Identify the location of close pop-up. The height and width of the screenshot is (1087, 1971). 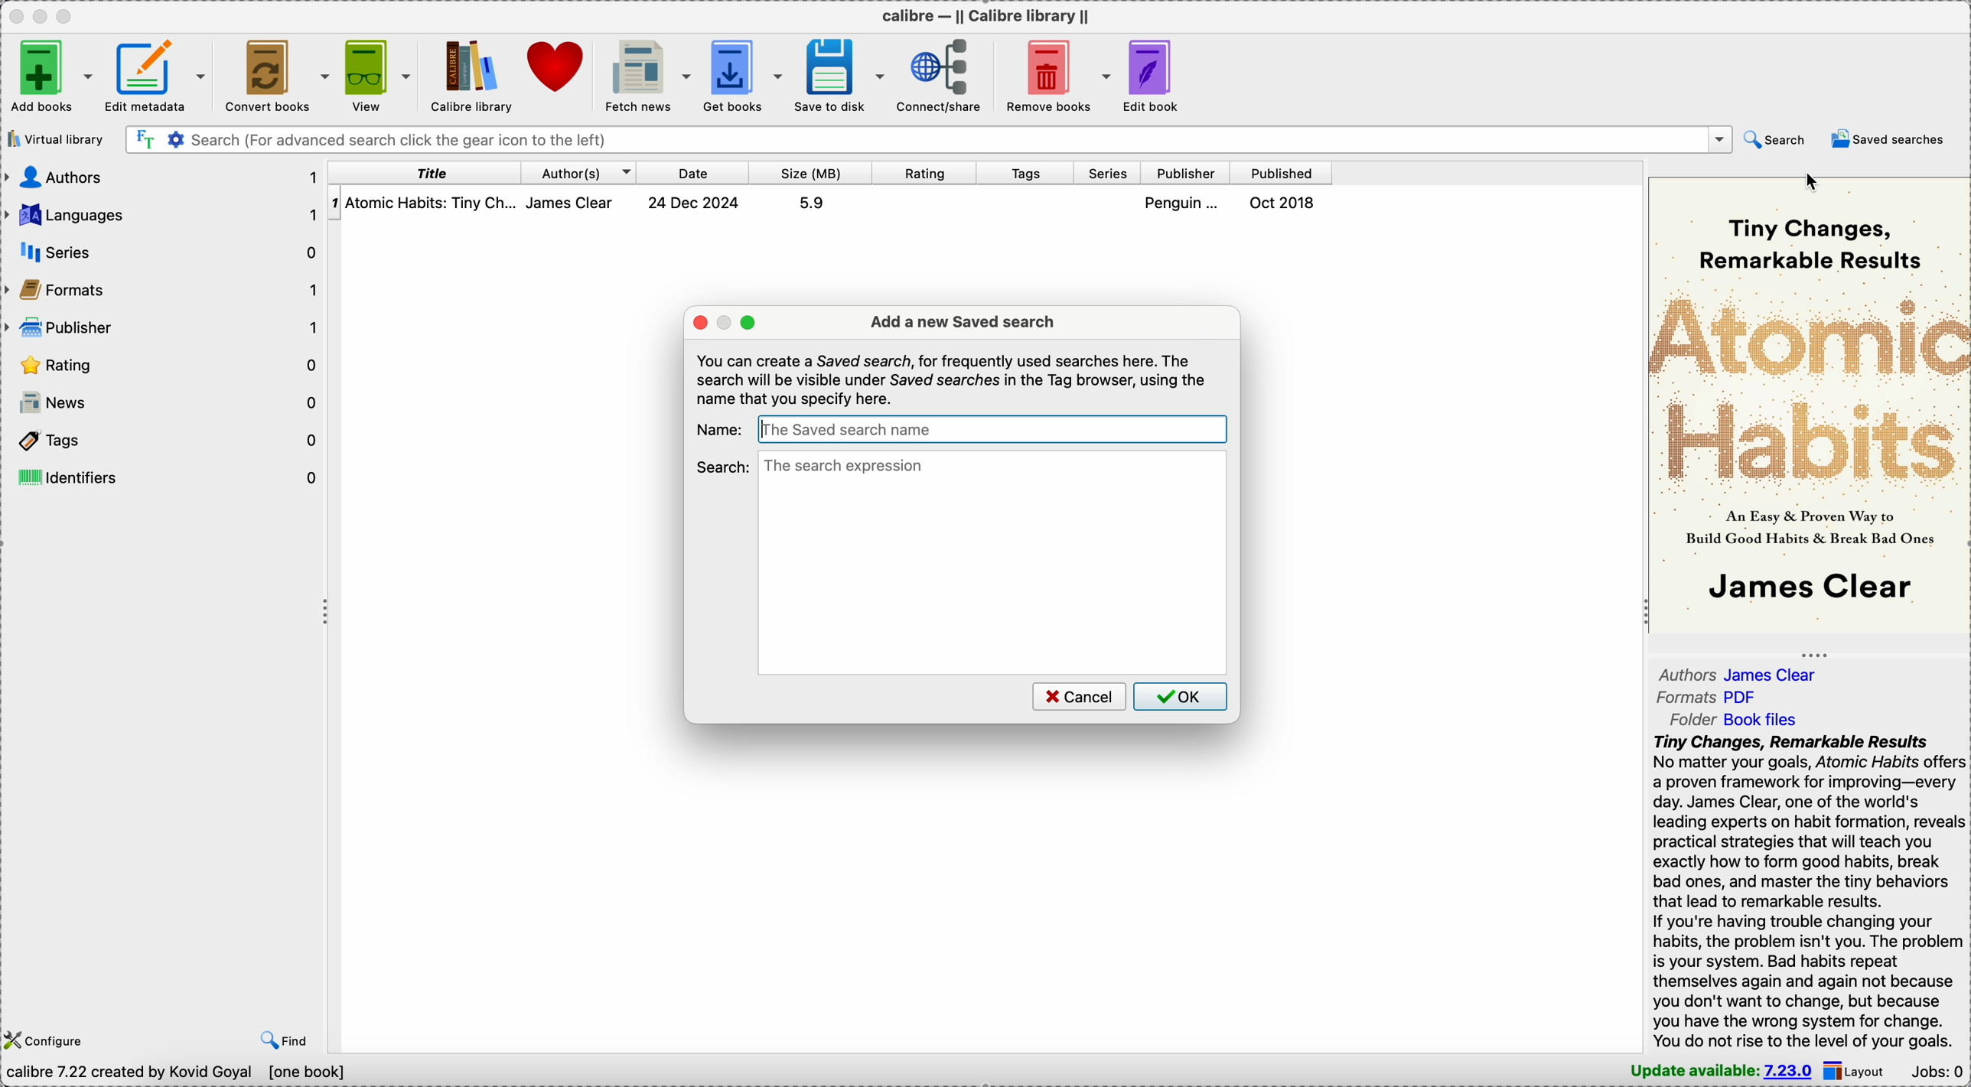
(699, 321).